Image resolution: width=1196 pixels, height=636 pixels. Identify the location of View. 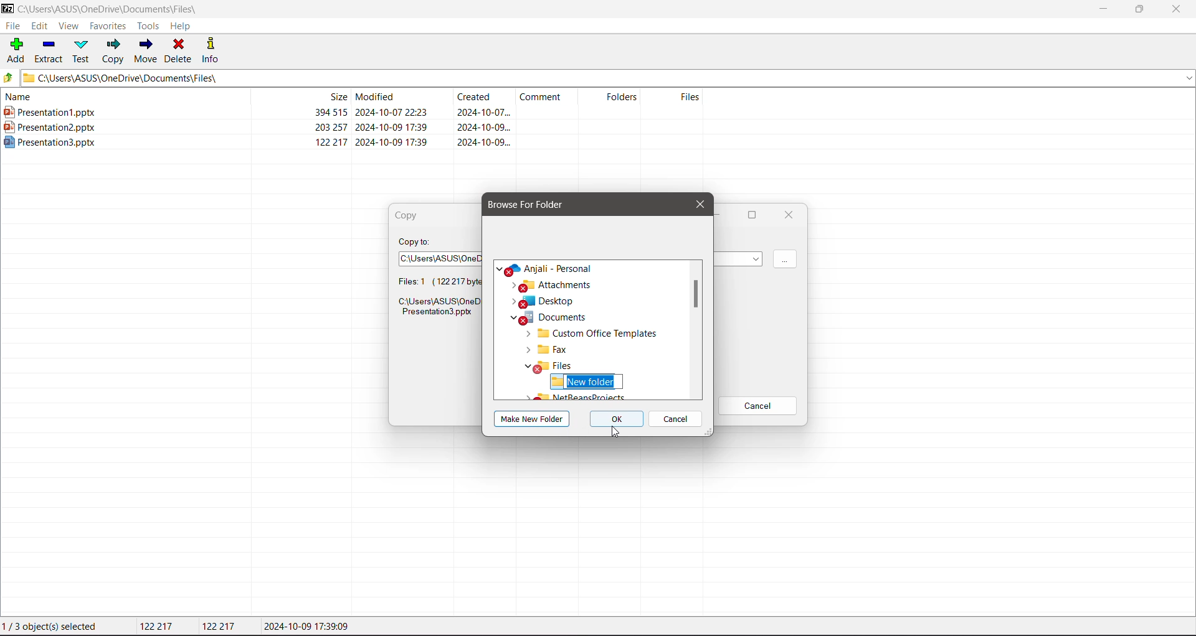
(68, 26).